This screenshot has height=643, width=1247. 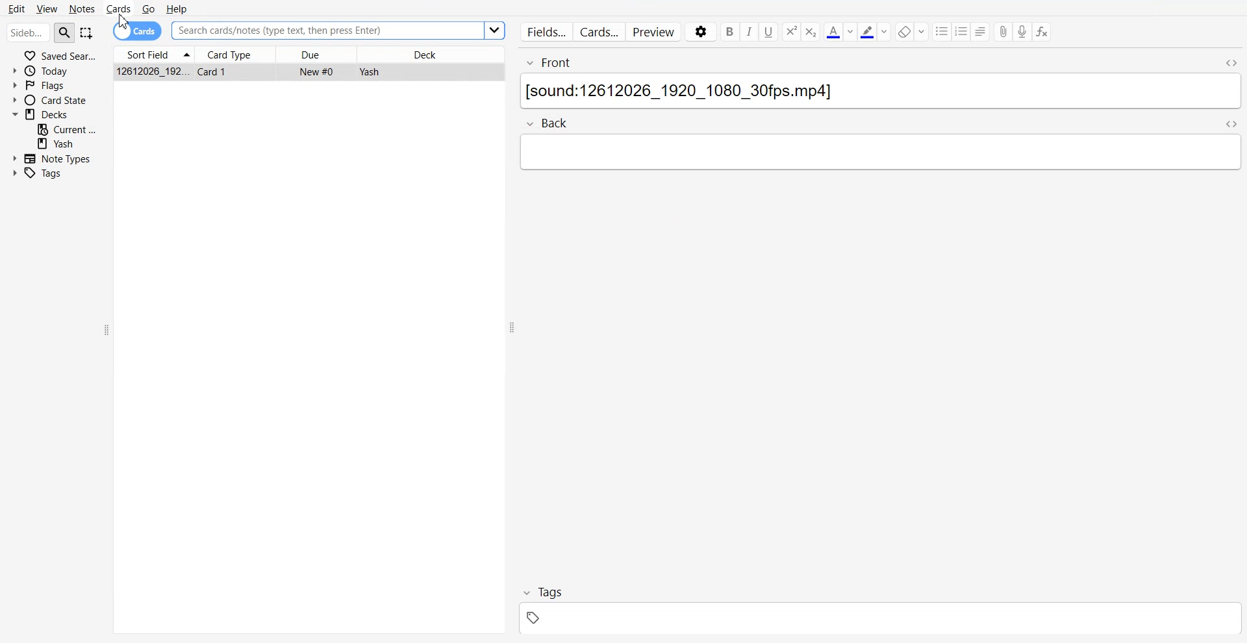 I want to click on Yash, so click(x=68, y=144).